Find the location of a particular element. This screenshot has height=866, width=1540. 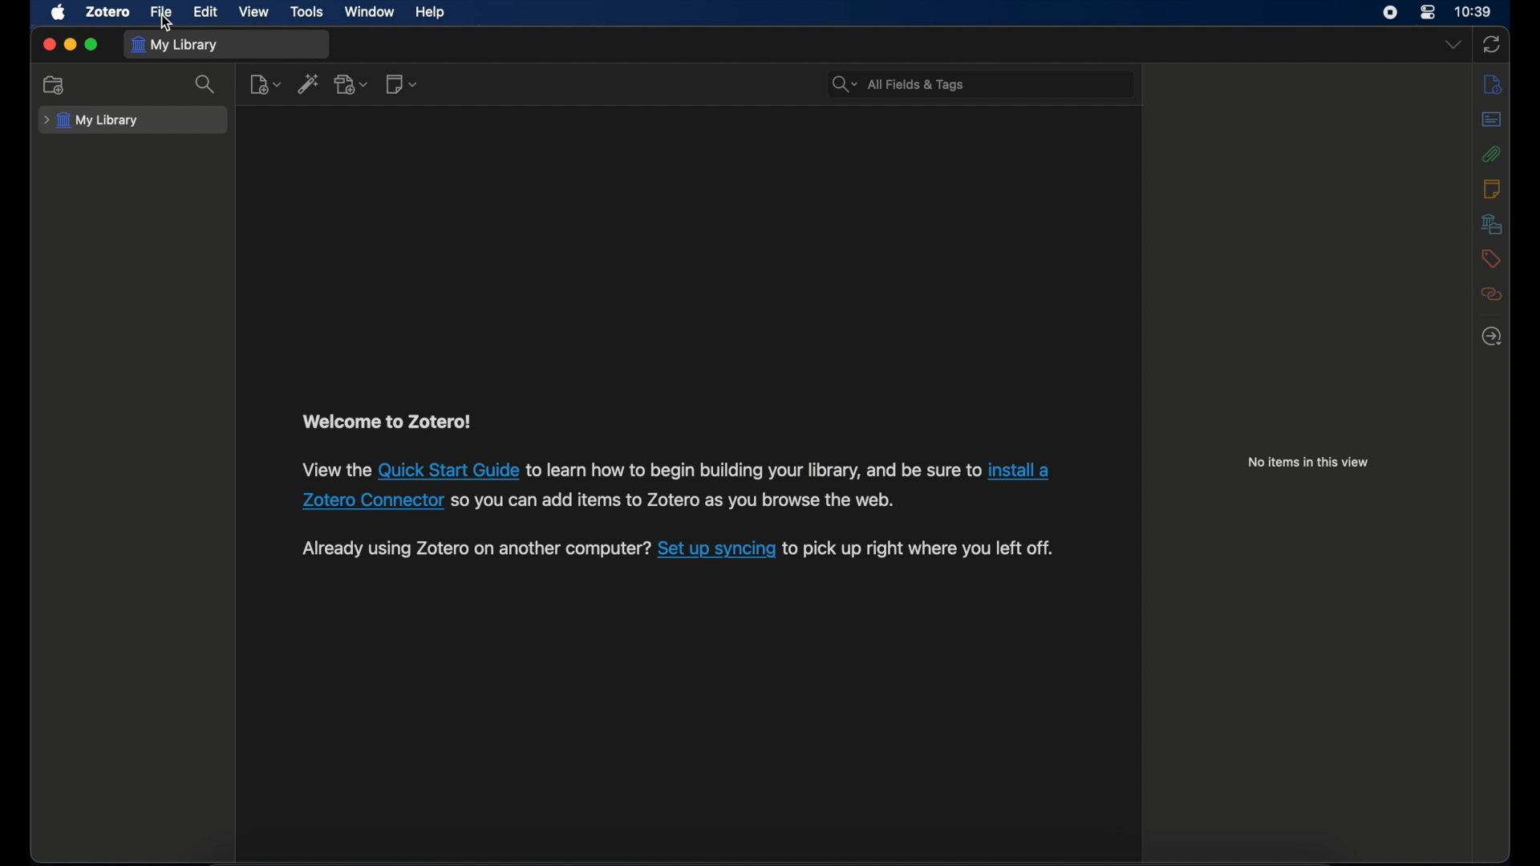

tools is located at coordinates (307, 11).